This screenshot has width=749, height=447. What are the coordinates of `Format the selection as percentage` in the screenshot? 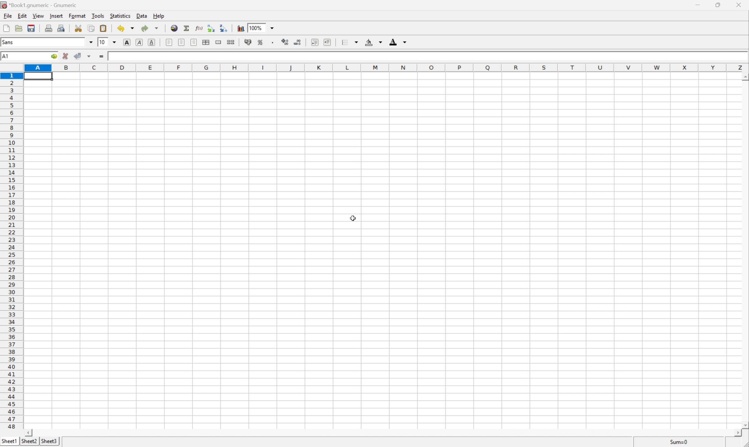 It's located at (260, 42).